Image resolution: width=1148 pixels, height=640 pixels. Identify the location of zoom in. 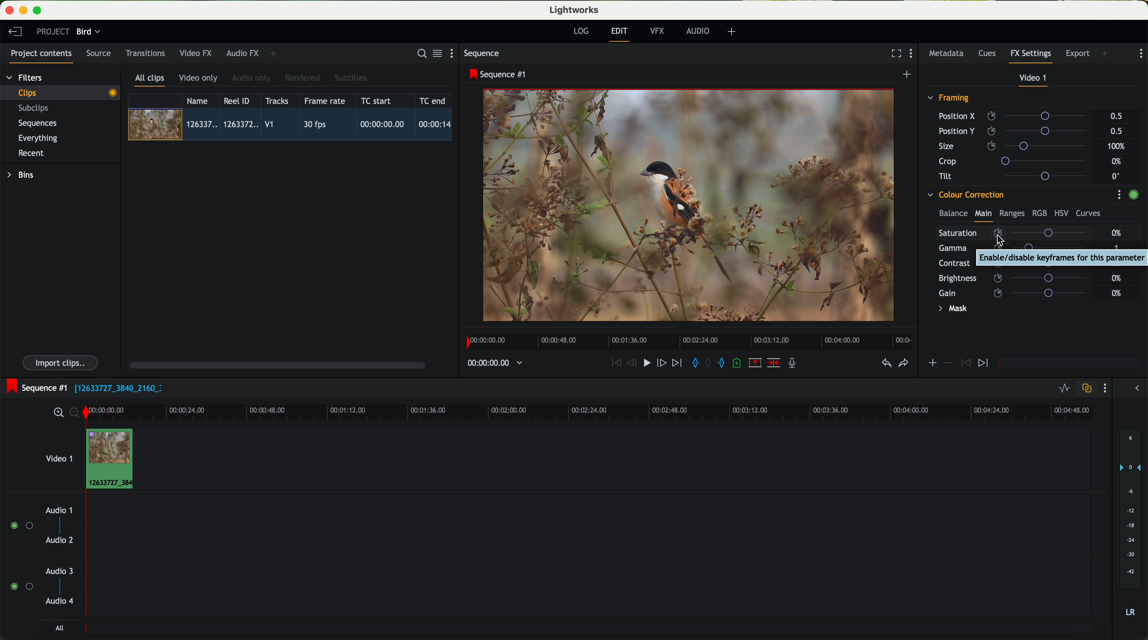
(57, 413).